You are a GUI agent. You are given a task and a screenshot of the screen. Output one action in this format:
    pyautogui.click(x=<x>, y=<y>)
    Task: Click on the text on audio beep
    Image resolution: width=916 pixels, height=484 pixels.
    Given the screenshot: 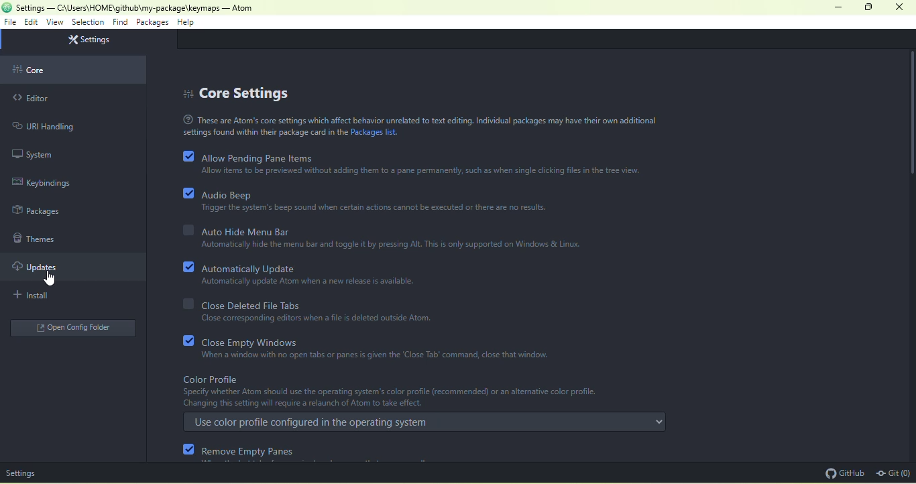 What is the action you would take?
    pyautogui.click(x=372, y=207)
    